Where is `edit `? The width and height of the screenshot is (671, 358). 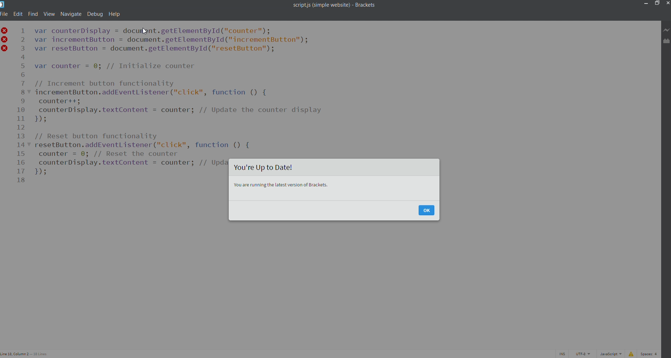
edit  is located at coordinates (18, 13).